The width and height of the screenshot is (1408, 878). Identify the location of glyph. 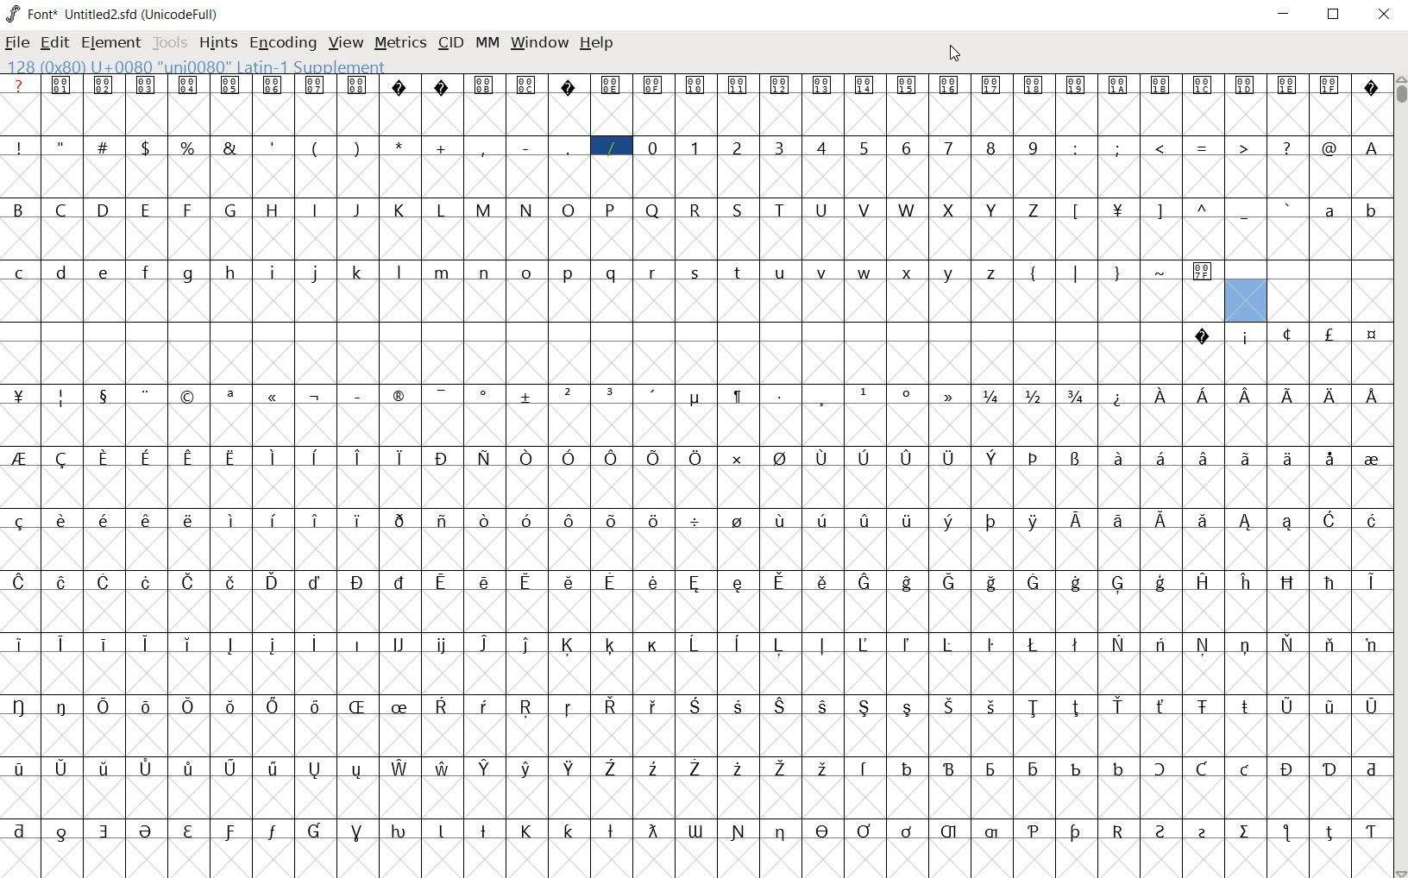
(695, 831).